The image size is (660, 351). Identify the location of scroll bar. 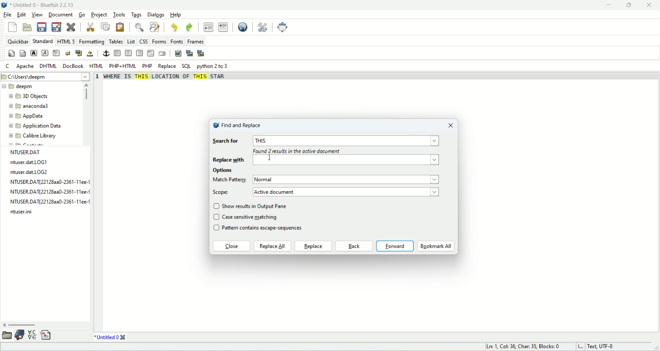
(88, 113).